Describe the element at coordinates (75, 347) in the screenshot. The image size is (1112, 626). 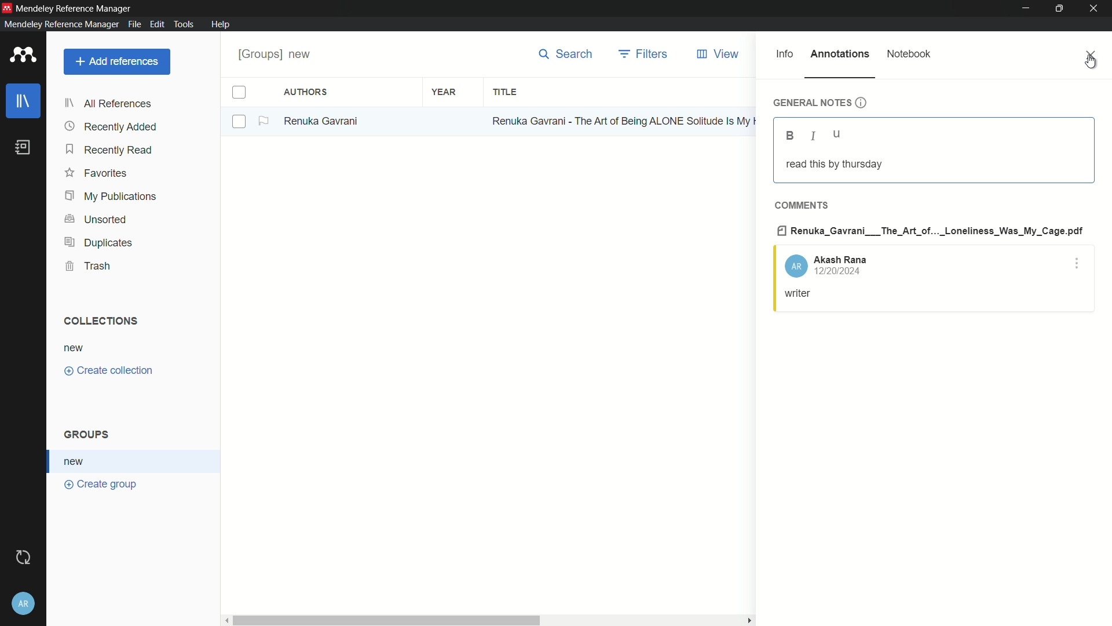
I see `new` at that location.